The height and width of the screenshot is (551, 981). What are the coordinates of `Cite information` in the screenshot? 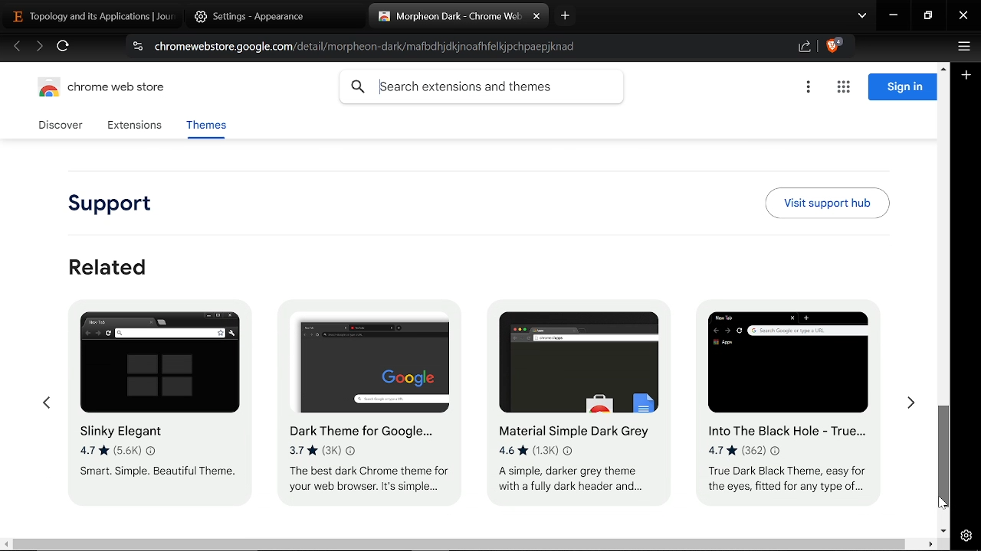 It's located at (136, 48).